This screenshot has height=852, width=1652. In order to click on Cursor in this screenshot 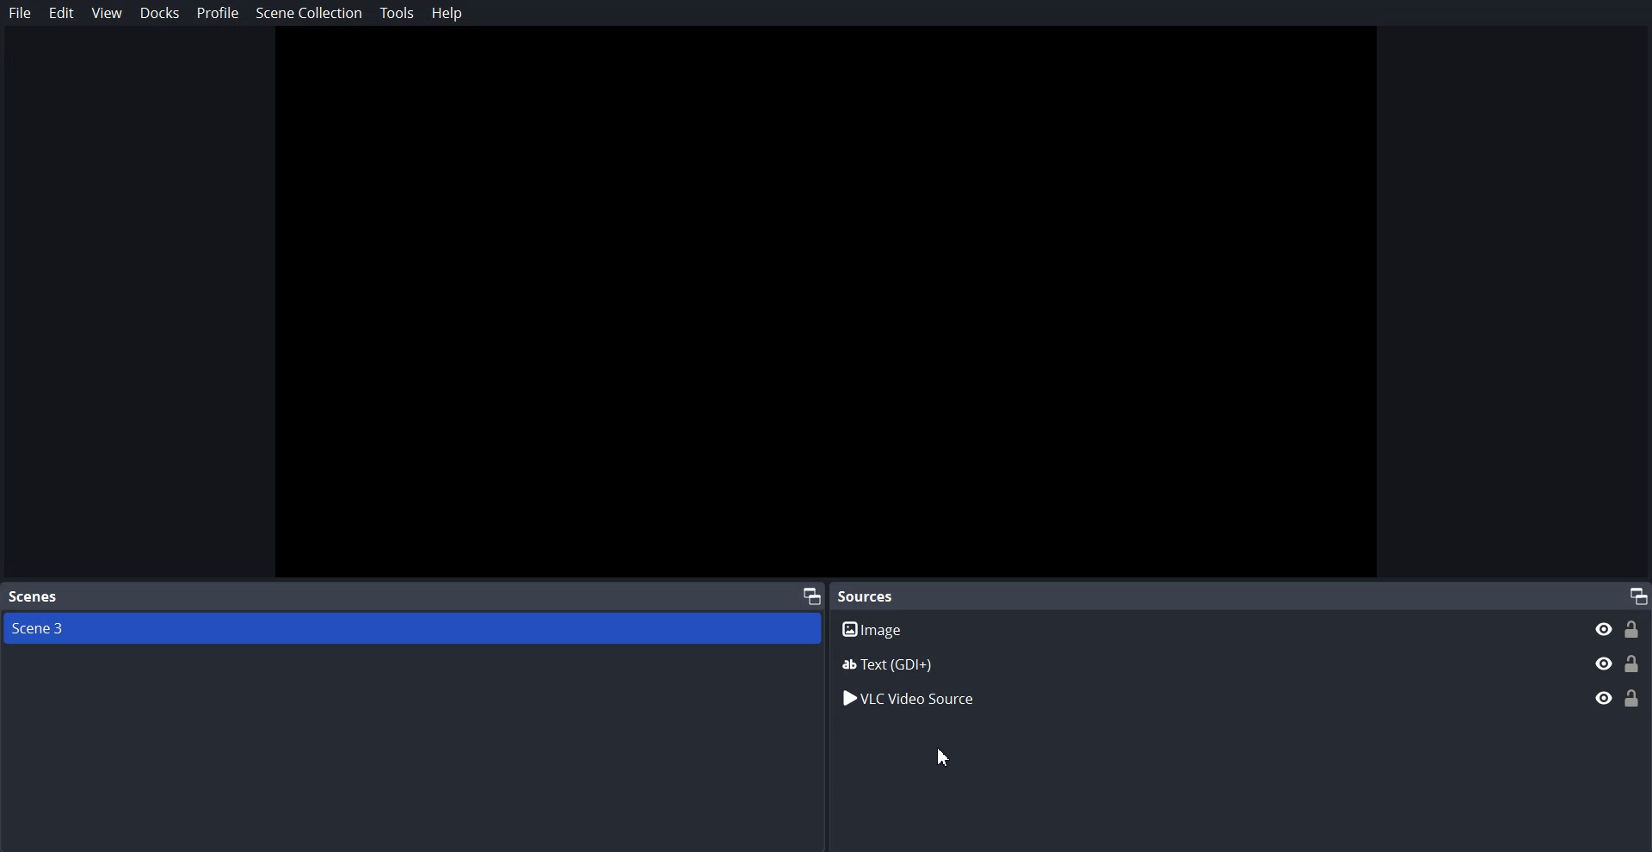, I will do `click(942, 752)`.